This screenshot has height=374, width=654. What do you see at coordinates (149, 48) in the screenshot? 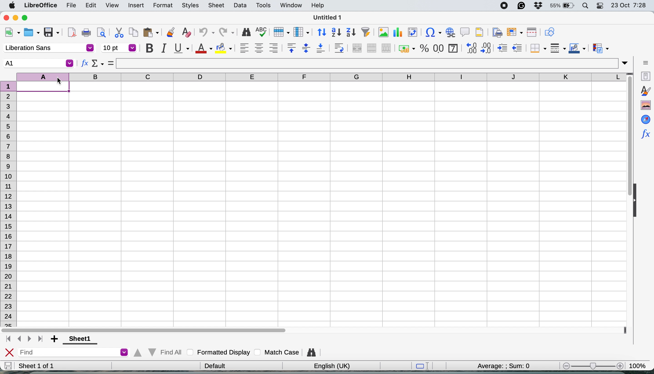
I see `bold` at bounding box center [149, 48].